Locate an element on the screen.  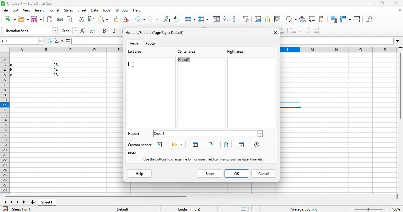
horizontal scroll bar is located at coordinates (95, 195).